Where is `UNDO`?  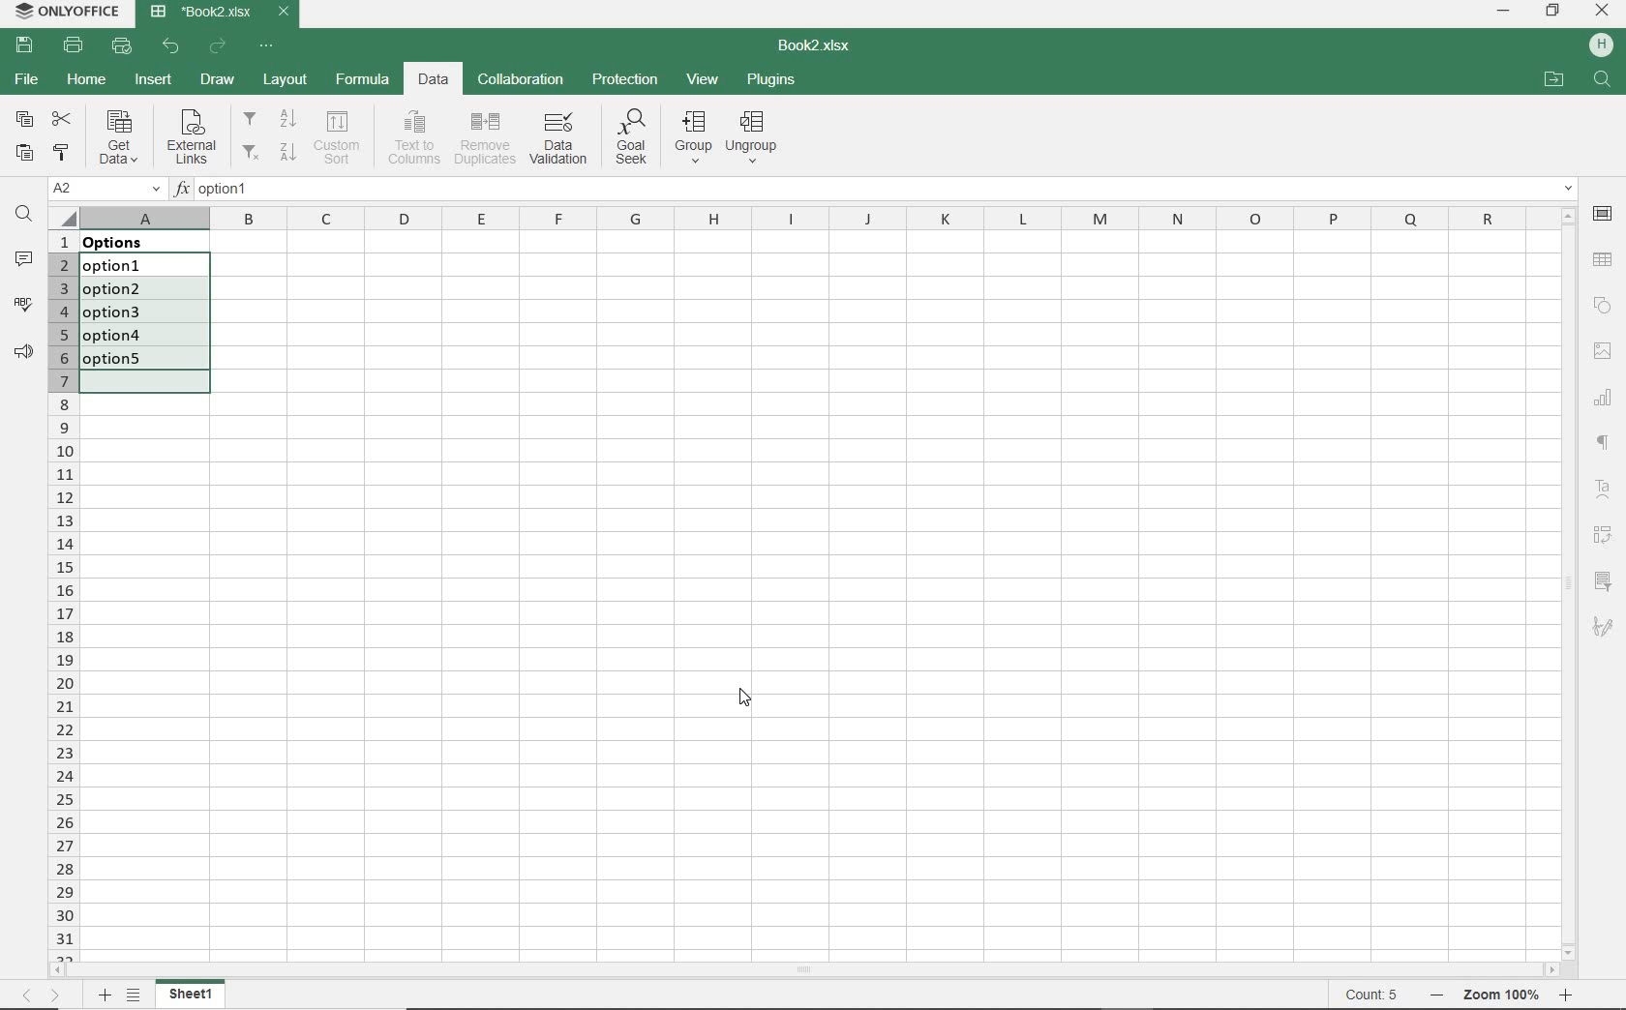 UNDO is located at coordinates (173, 46).